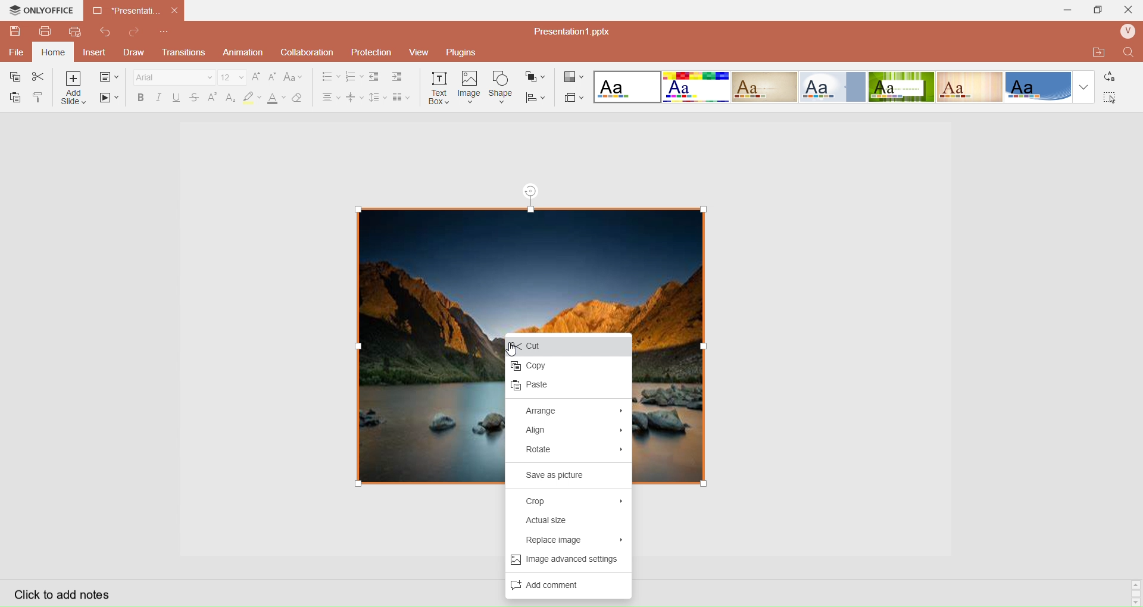  I want to click on File, so click(19, 52).